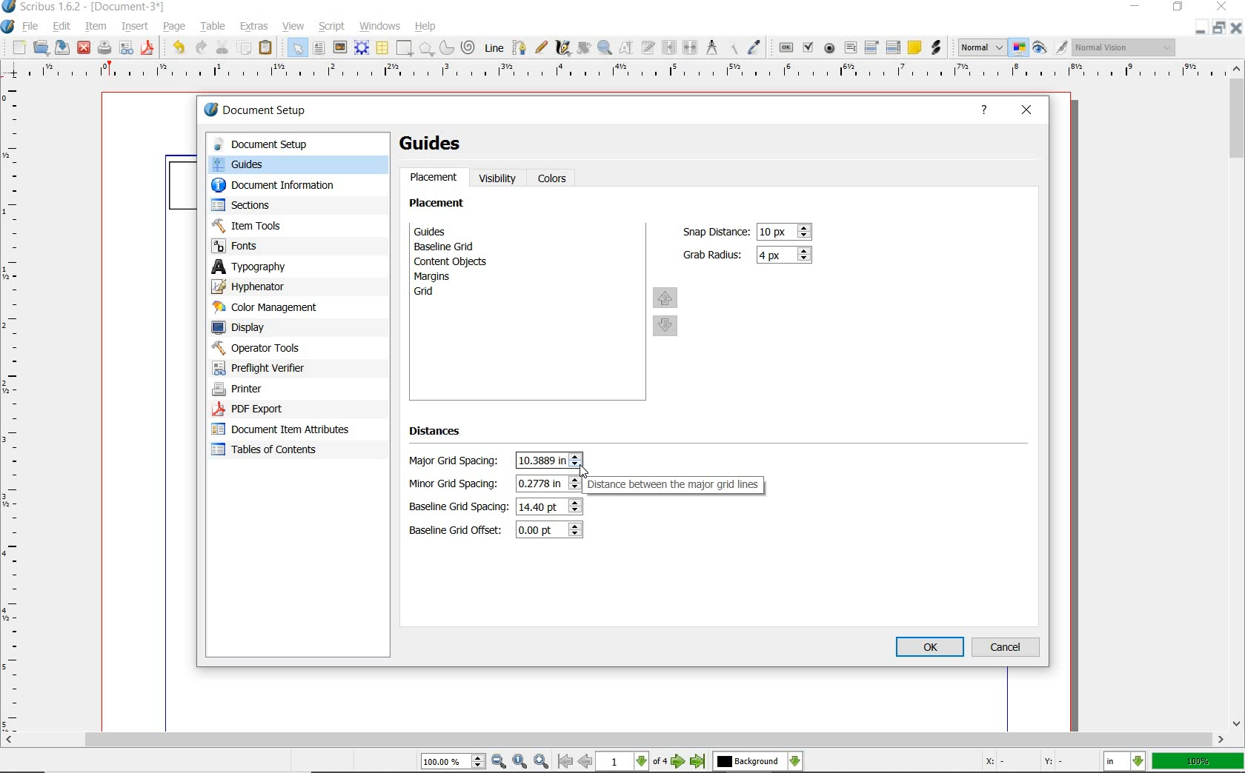 The height and width of the screenshot is (773, 1245). I want to click on redo, so click(201, 48).